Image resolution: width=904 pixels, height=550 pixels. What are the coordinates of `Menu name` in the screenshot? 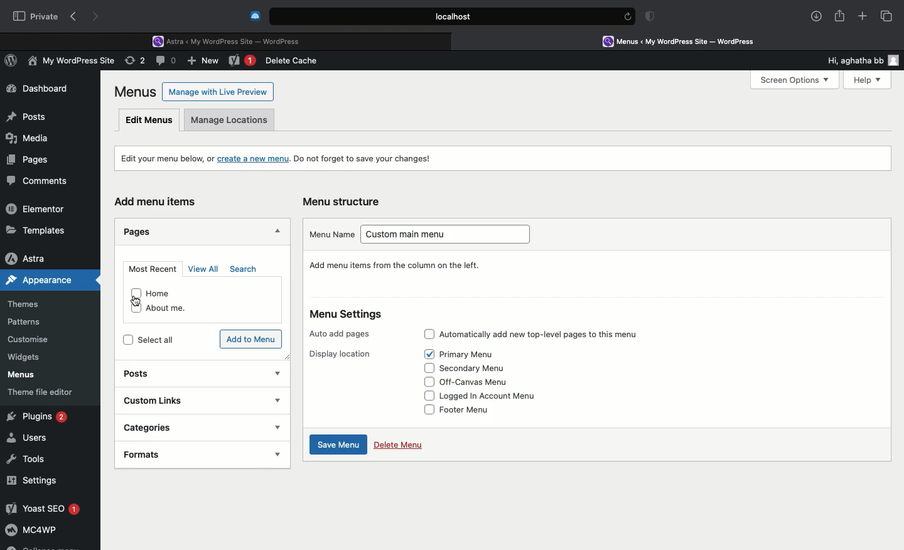 It's located at (331, 234).